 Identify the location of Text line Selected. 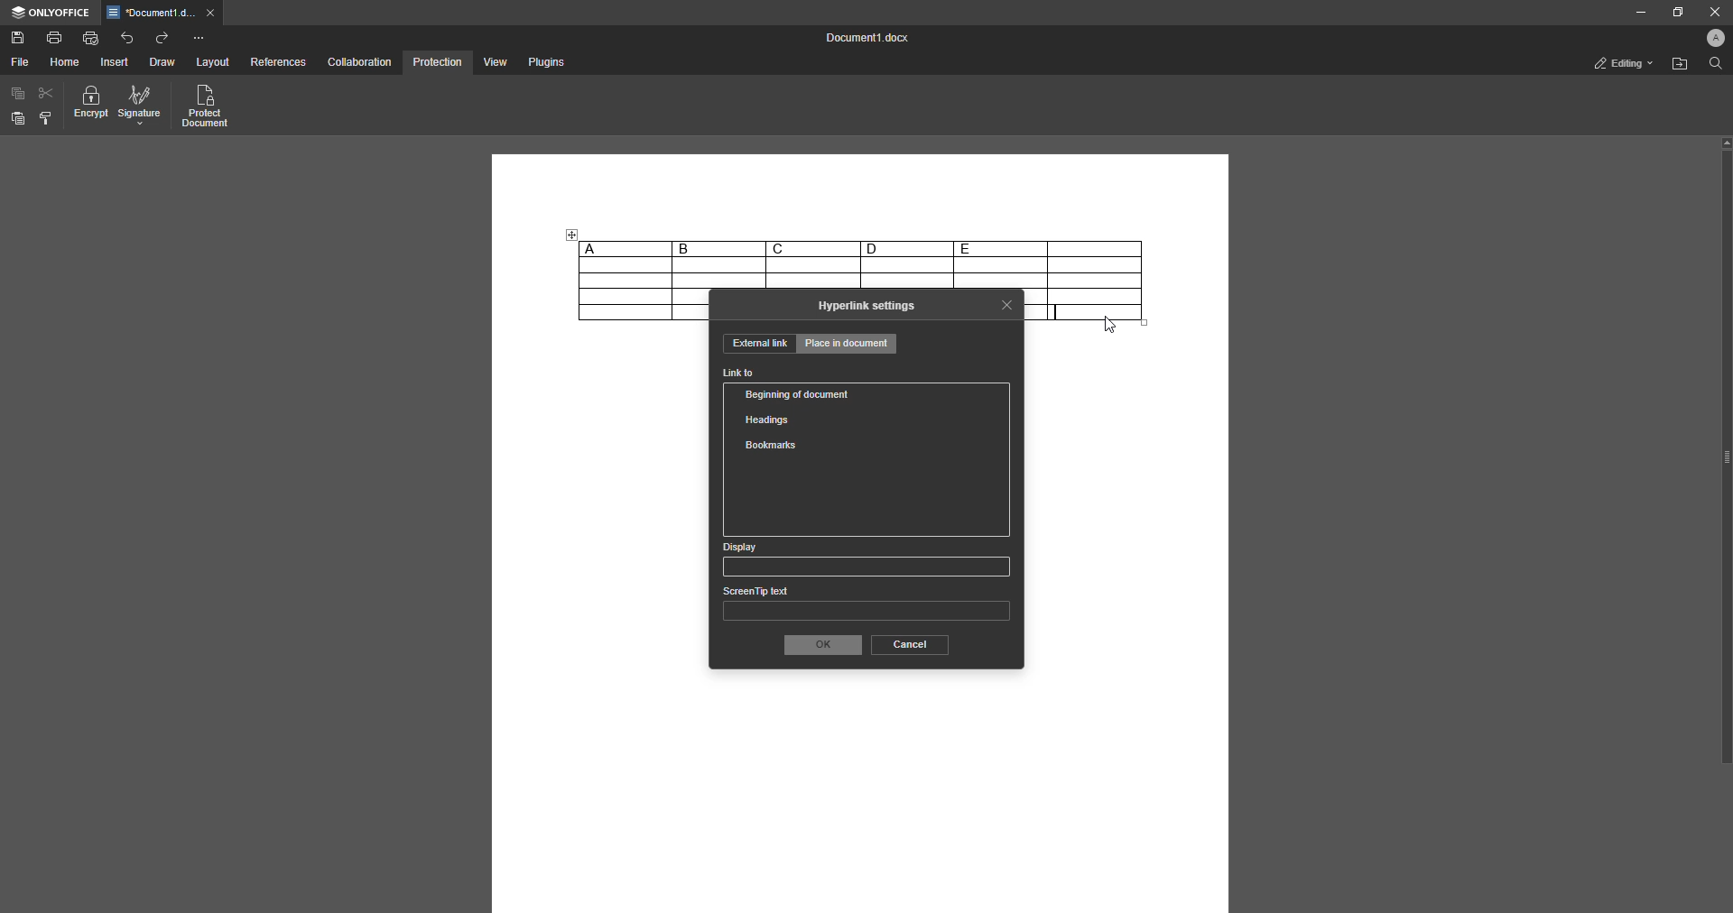
(1058, 312).